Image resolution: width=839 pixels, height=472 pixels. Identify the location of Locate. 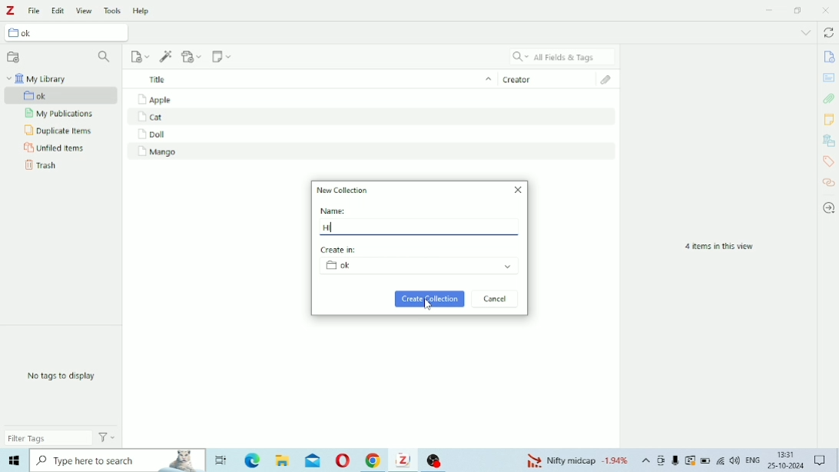
(829, 208).